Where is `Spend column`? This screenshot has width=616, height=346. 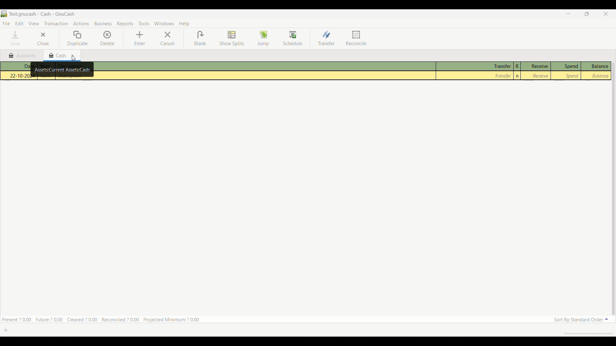
Spend column is located at coordinates (566, 66).